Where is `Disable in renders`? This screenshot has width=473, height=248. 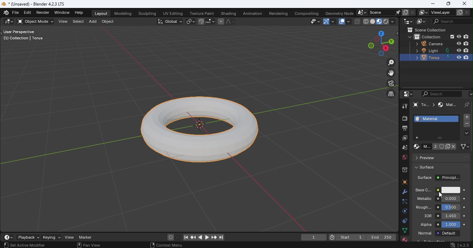 Disable in renders is located at coordinates (466, 58).